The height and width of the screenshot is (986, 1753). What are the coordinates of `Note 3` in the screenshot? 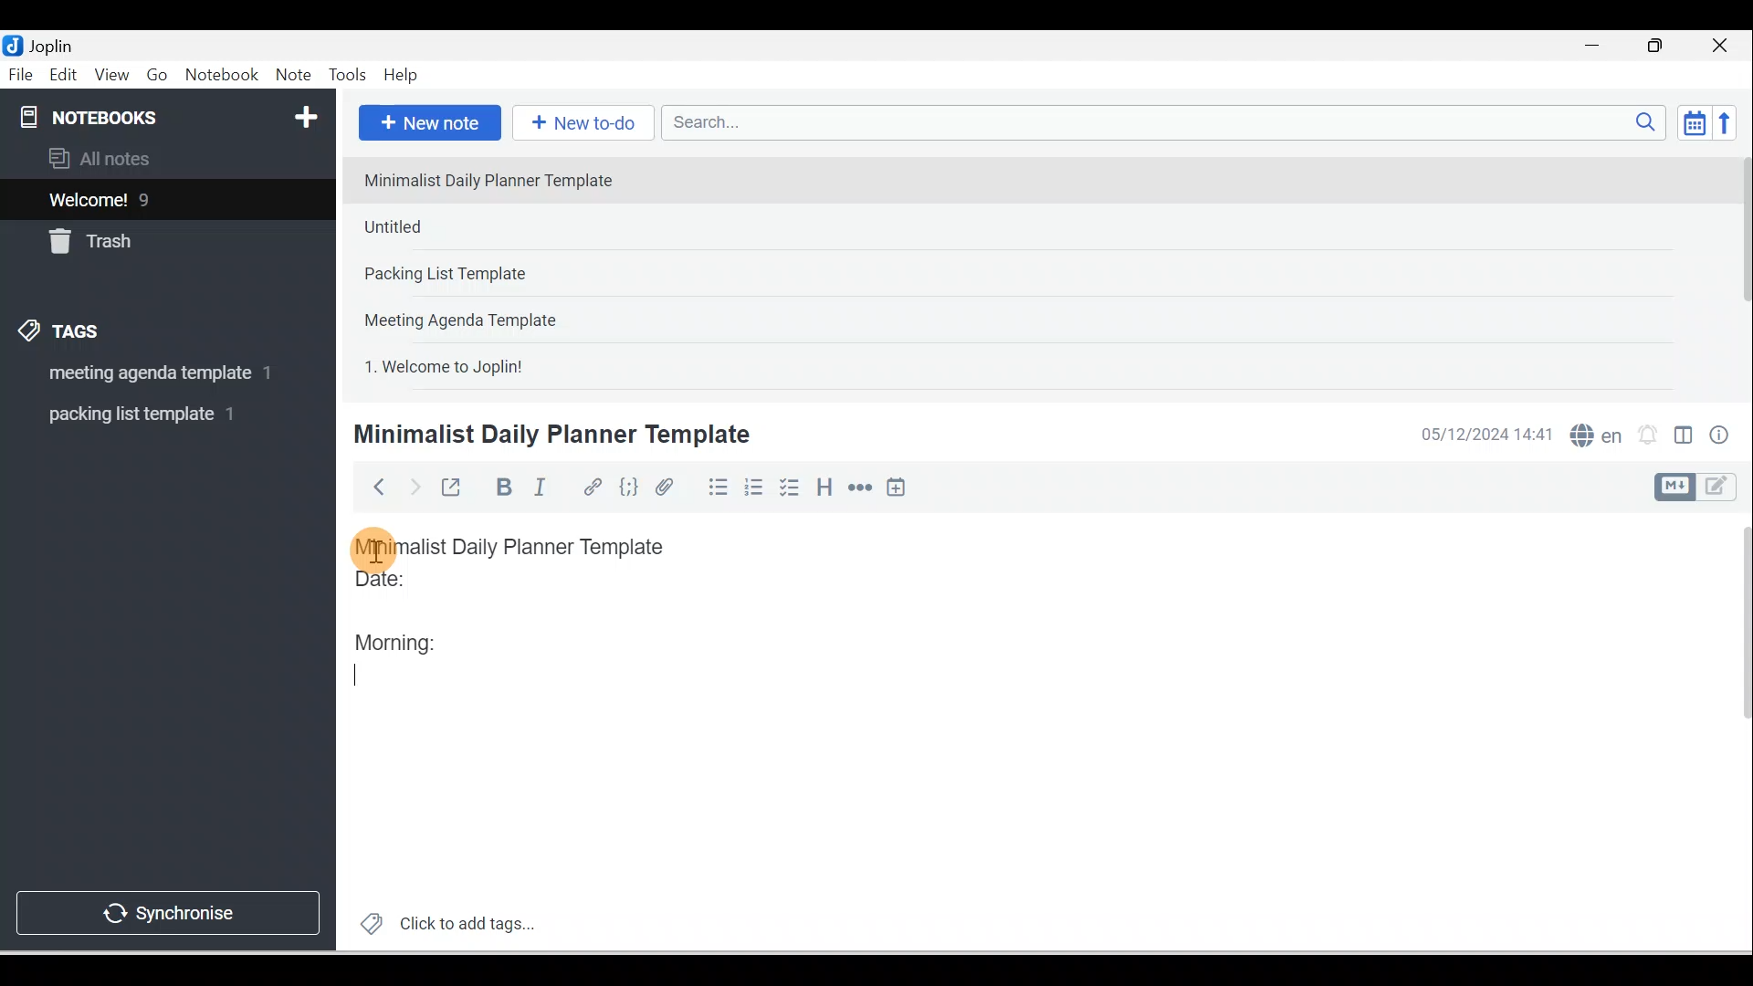 It's located at (503, 275).